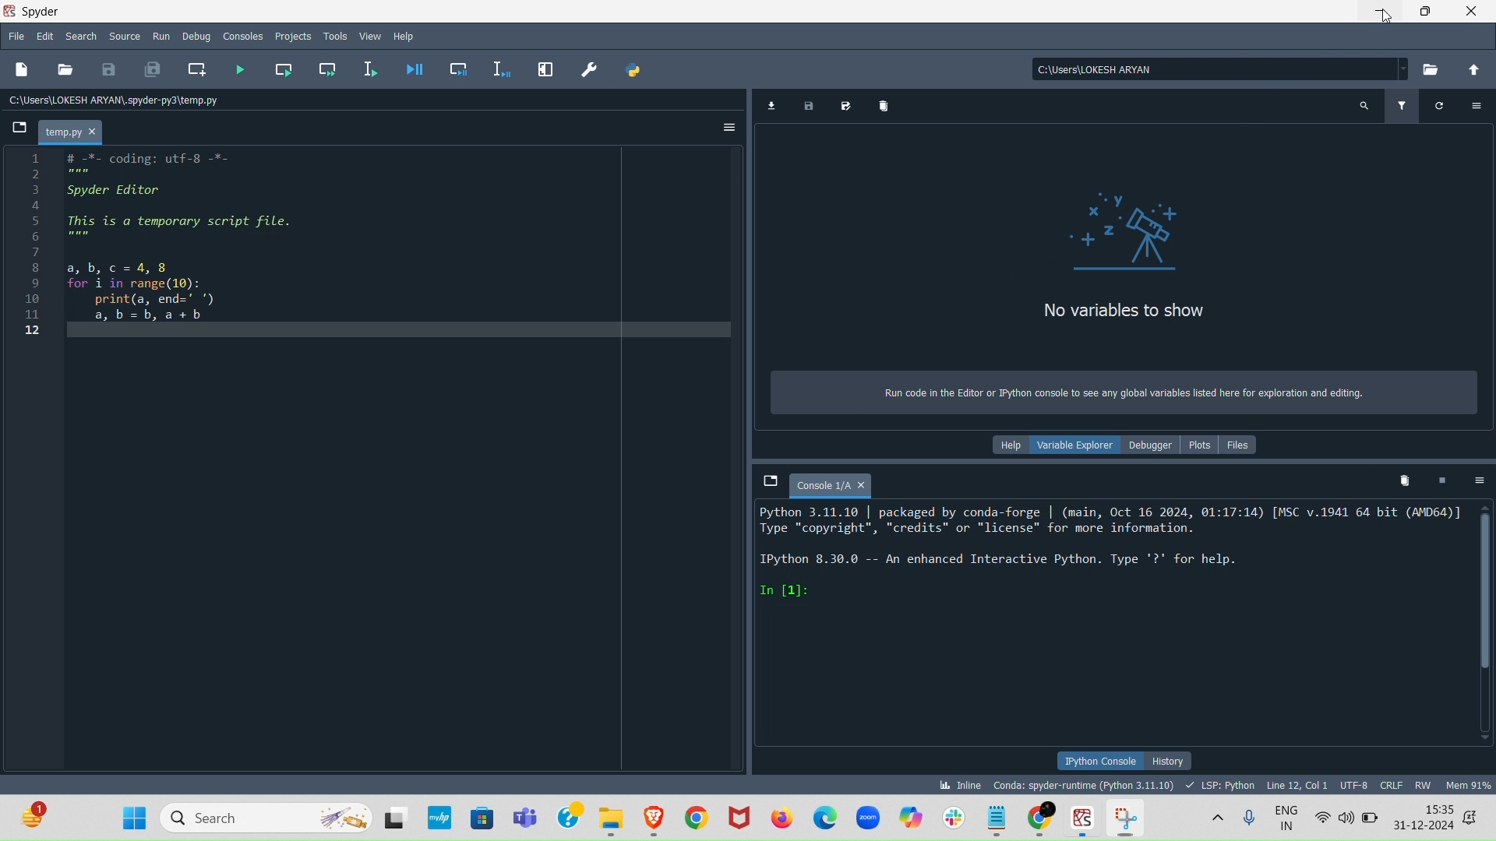 This screenshot has width=1496, height=841. I want to click on Save data as, so click(842, 105).